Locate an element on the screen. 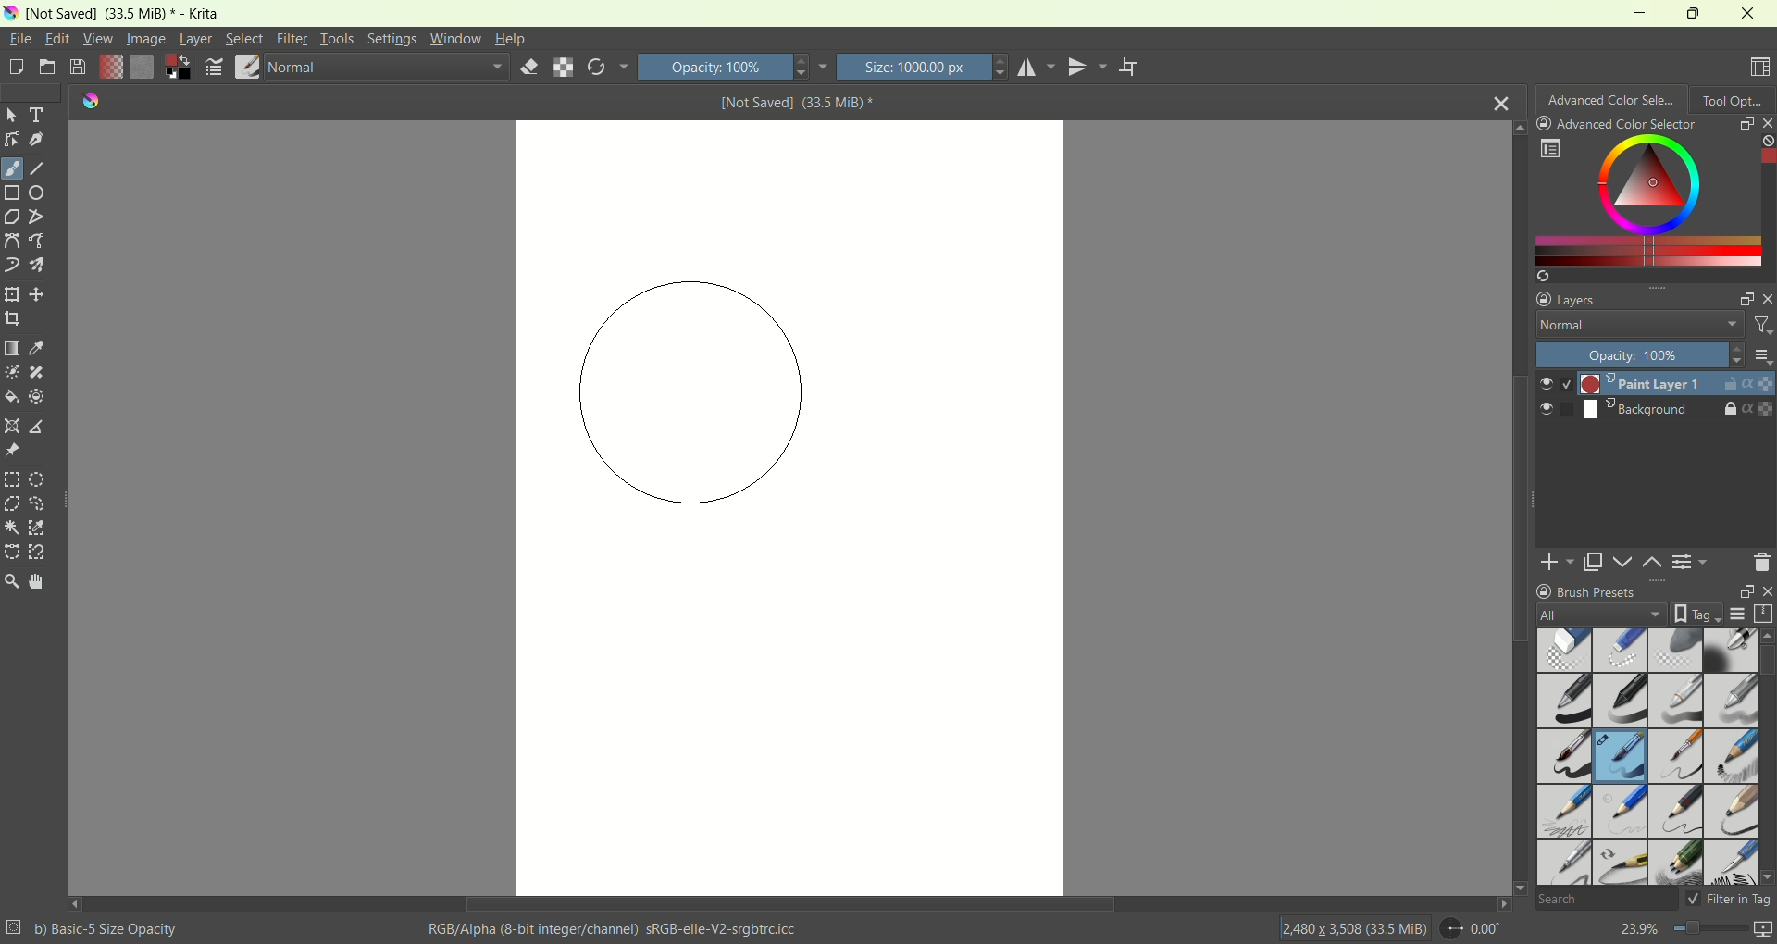  view is located at coordinates (96, 39).